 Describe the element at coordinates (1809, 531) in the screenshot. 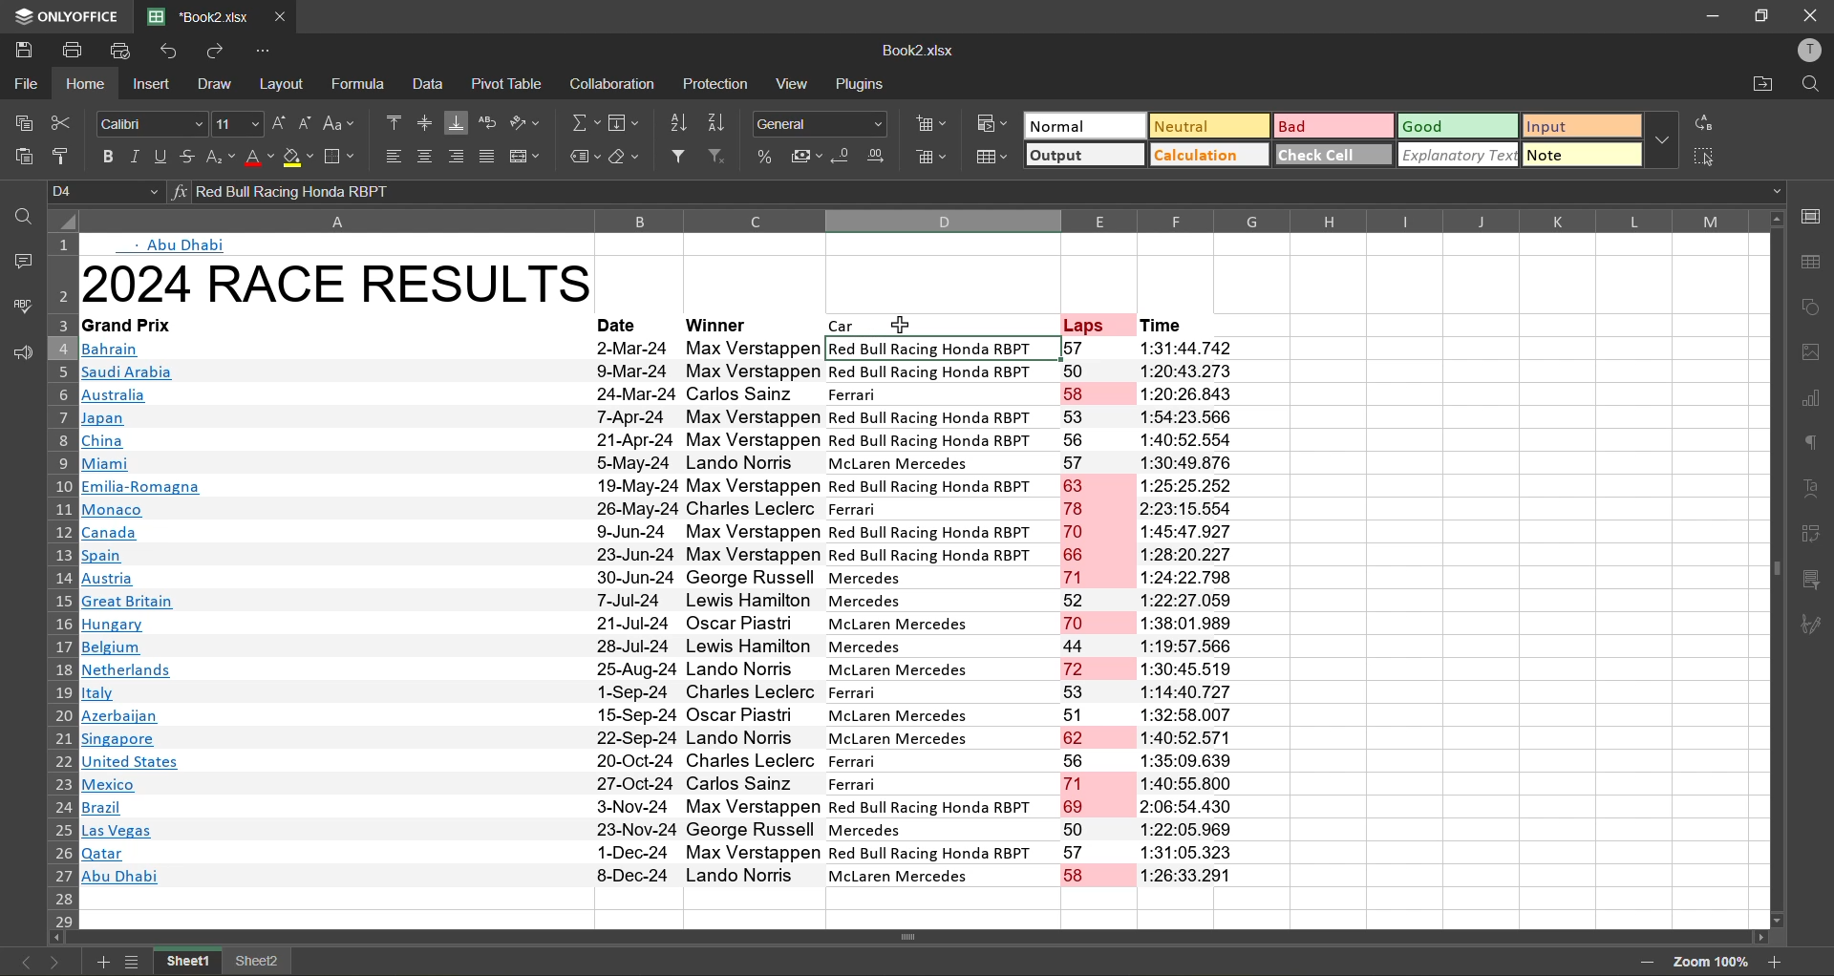

I see `pivot table` at that location.